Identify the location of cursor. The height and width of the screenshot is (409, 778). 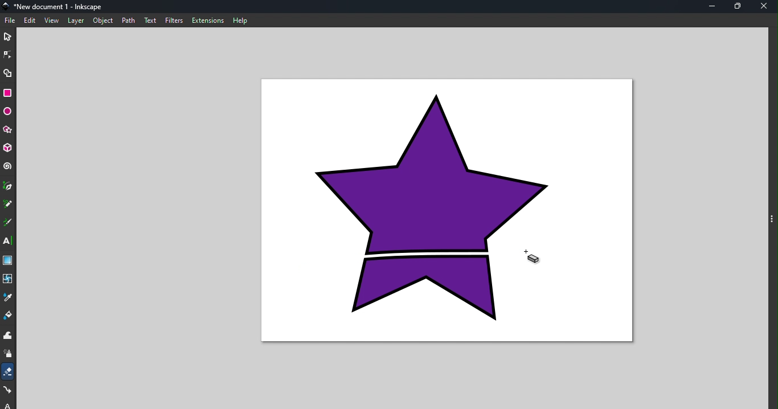
(533, 257).